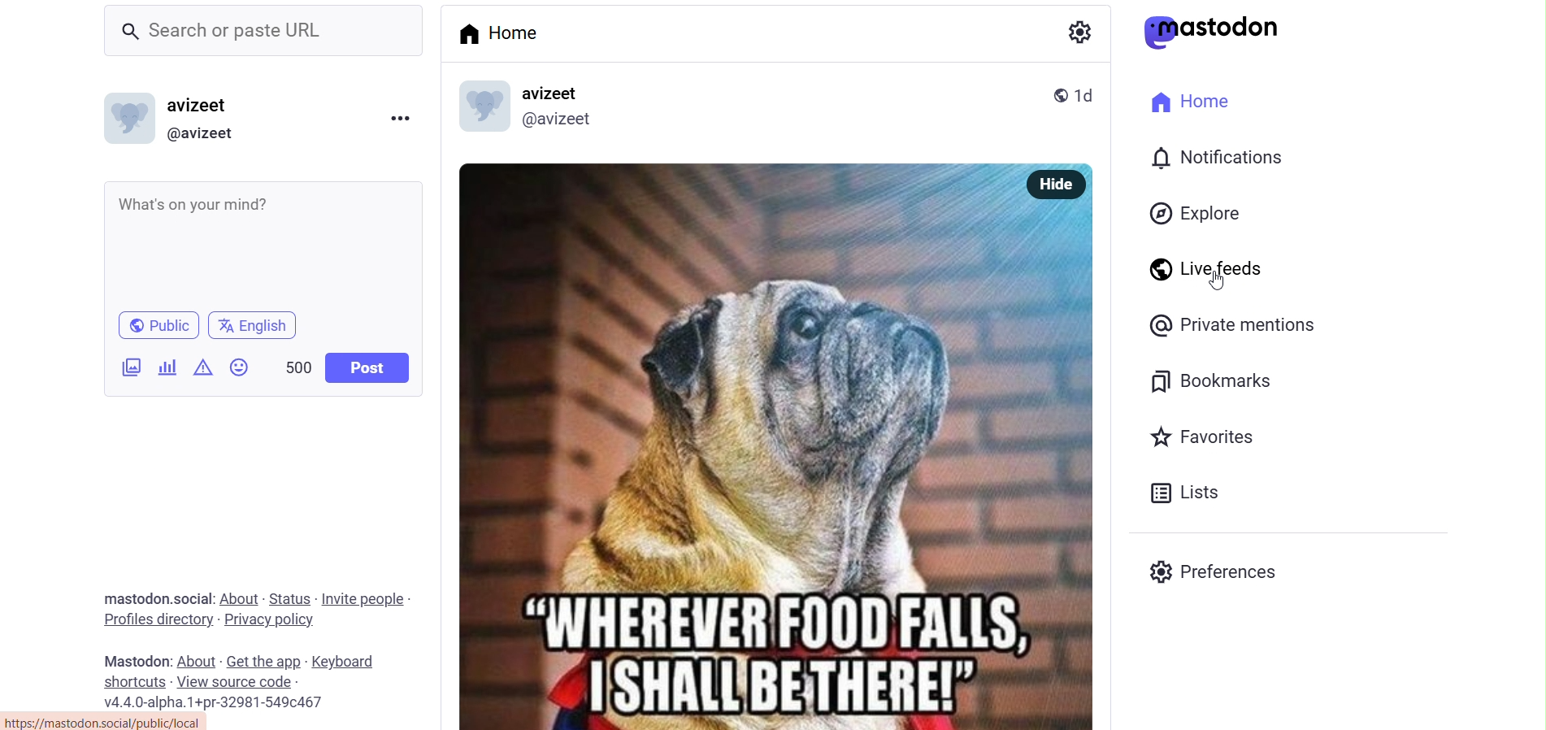 Image resolution: width=1546 pixels, height=730 pixels. Describe the element at coordinates (371, 367) in the screenshot. I see `post` at that location.